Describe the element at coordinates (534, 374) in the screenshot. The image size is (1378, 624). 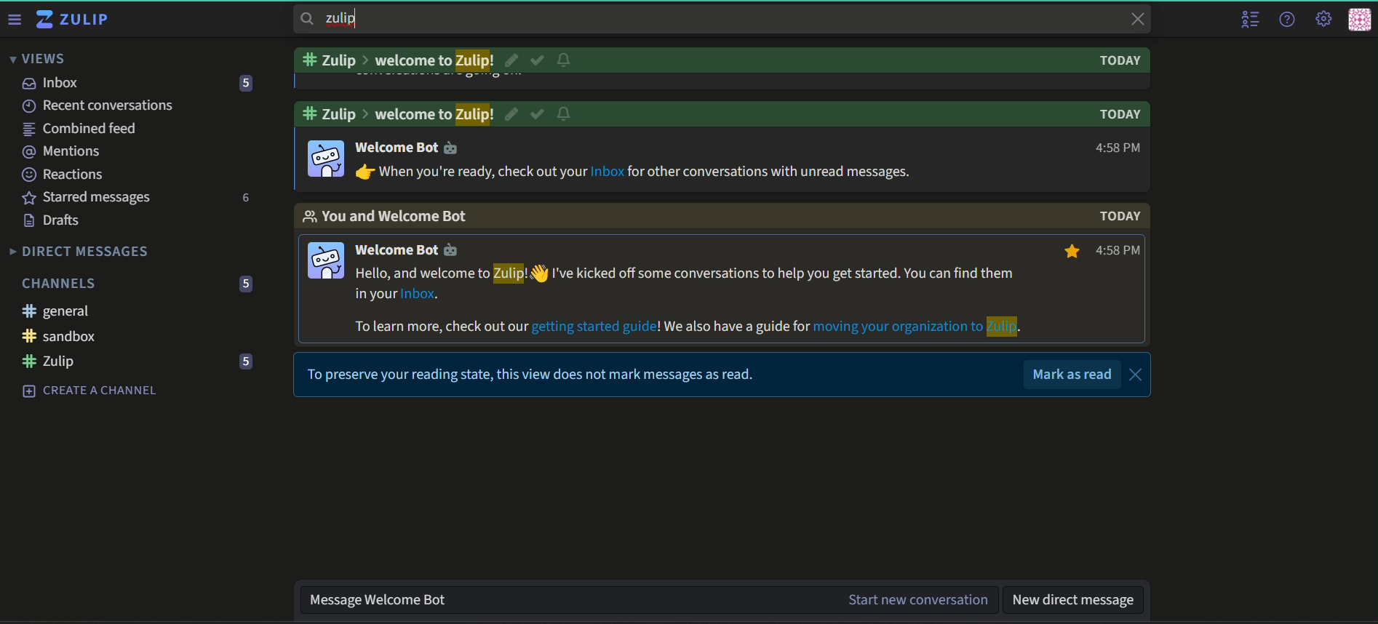
I see `text` at that location.